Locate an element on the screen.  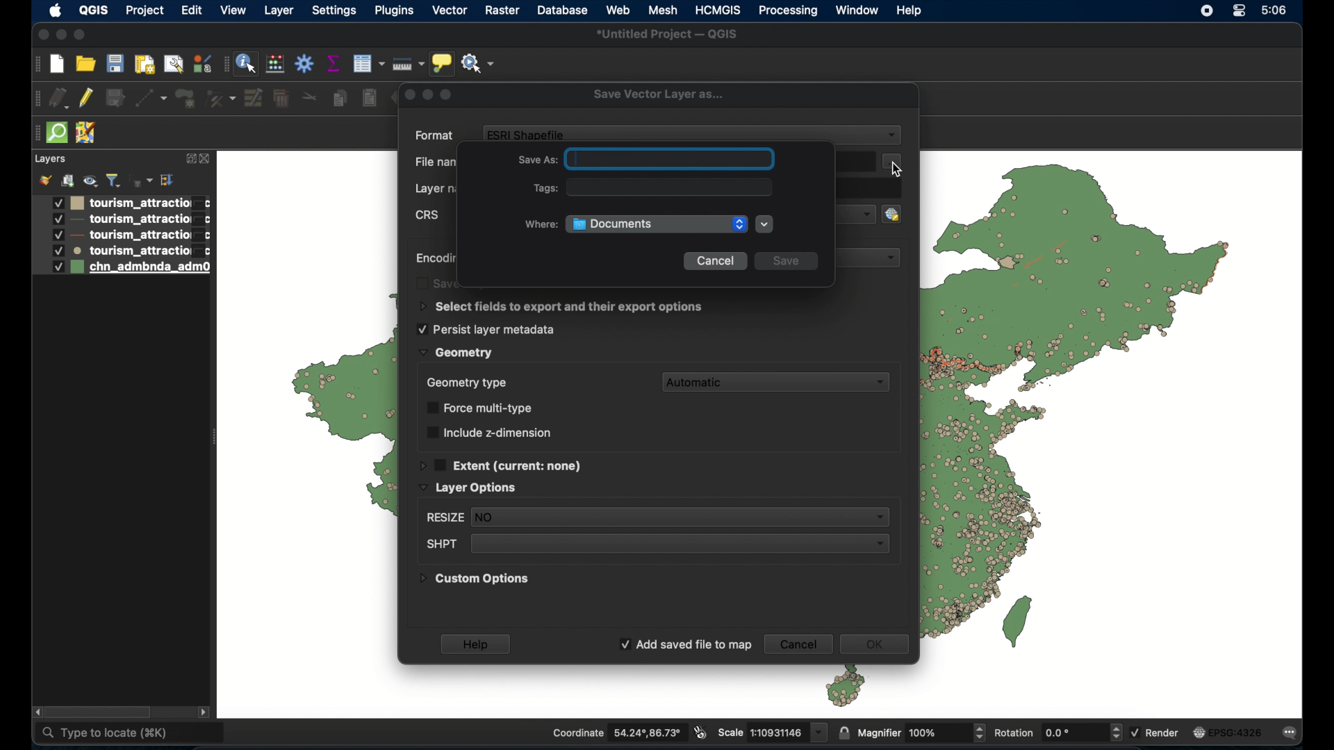
cancel is located at coordinates (714, 262).